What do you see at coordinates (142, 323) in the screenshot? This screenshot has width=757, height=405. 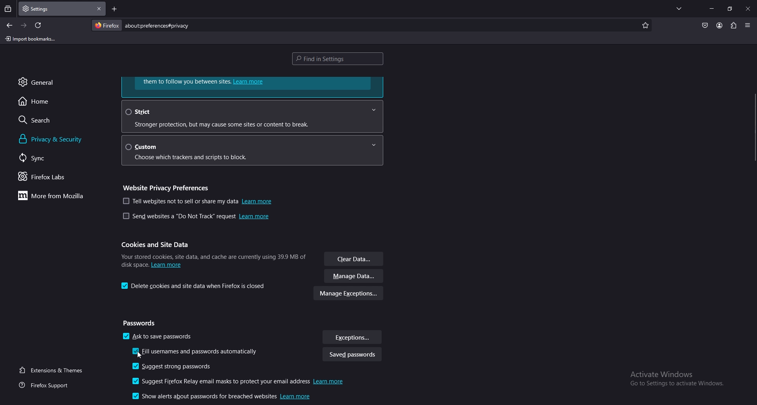 I see `passwords` at bounding box center [142, 323].